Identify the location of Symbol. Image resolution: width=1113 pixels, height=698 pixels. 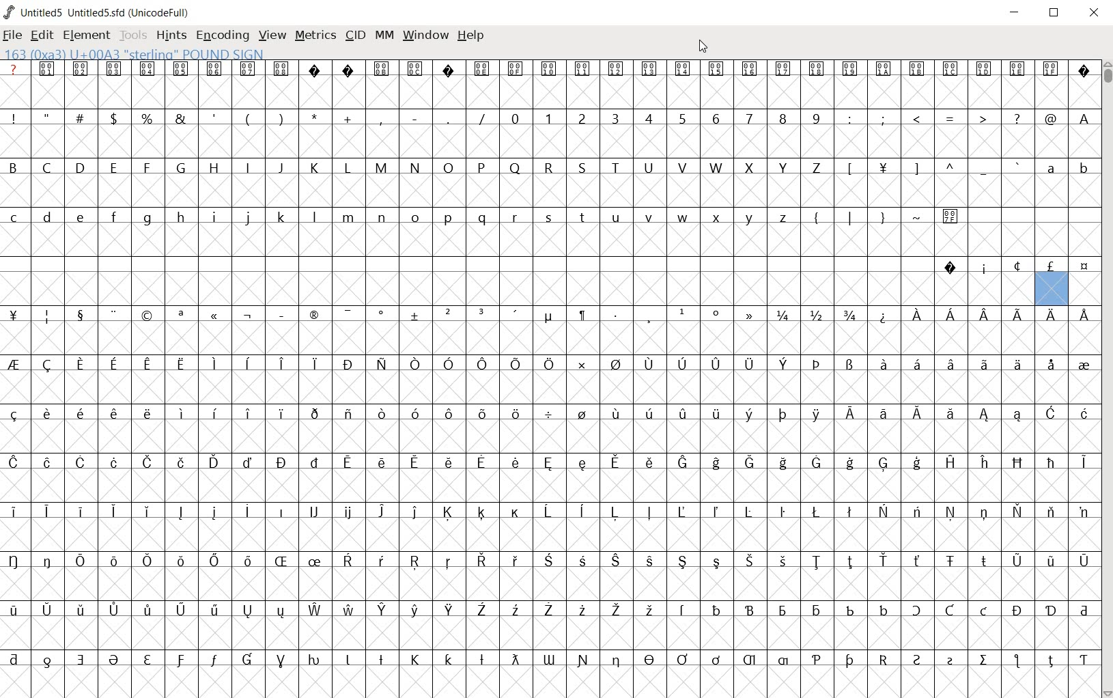
(181, 562).